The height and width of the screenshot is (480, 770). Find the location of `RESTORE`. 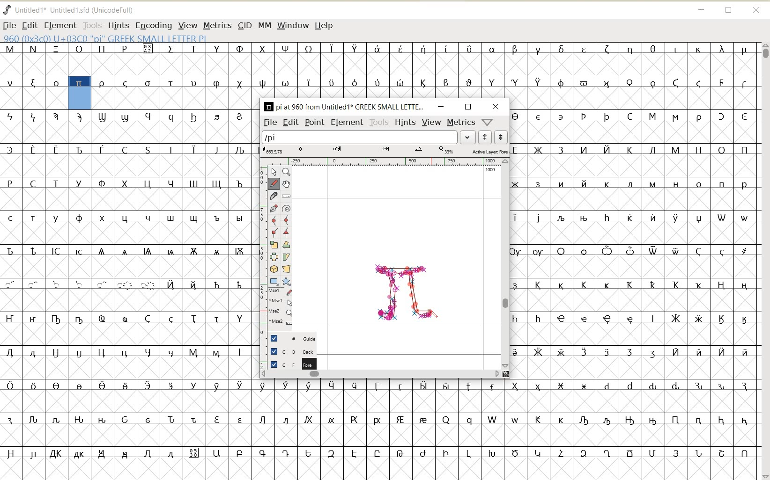

RESTORE is located at coordinates (469, 107).